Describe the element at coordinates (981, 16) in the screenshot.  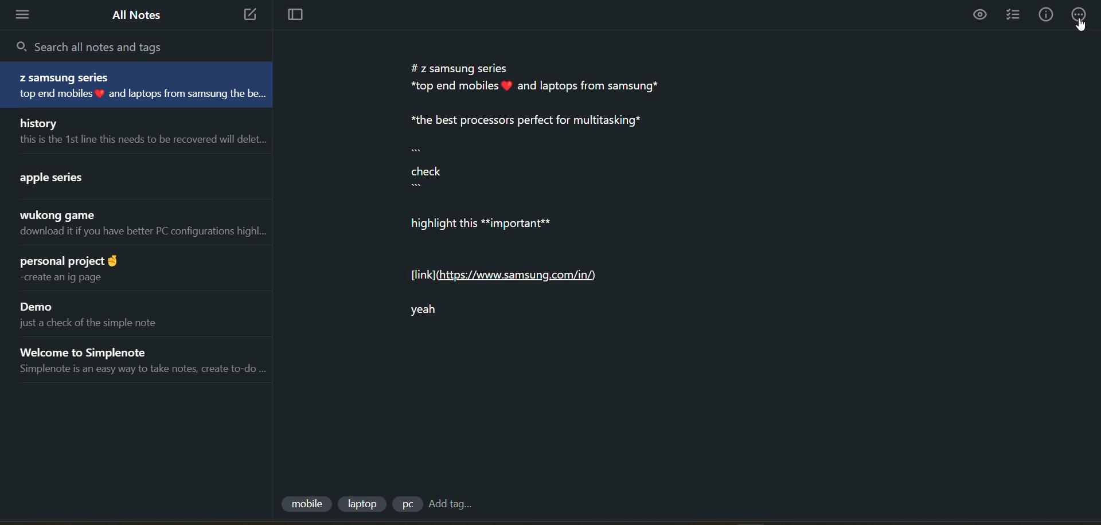
I see `preview` at that location.